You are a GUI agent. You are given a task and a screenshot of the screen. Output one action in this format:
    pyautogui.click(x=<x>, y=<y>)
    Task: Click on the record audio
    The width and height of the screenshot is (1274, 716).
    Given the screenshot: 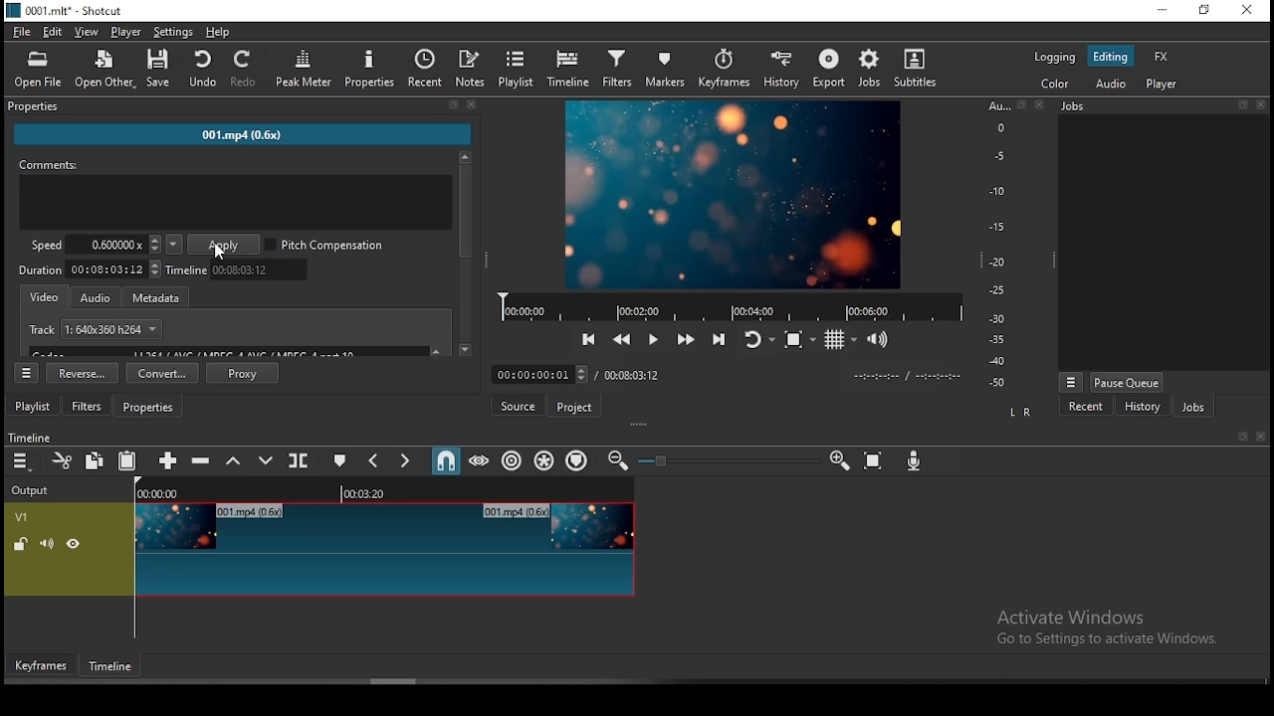 What is the action you would take?
    pyautogui.click(x=914, y=459)
    